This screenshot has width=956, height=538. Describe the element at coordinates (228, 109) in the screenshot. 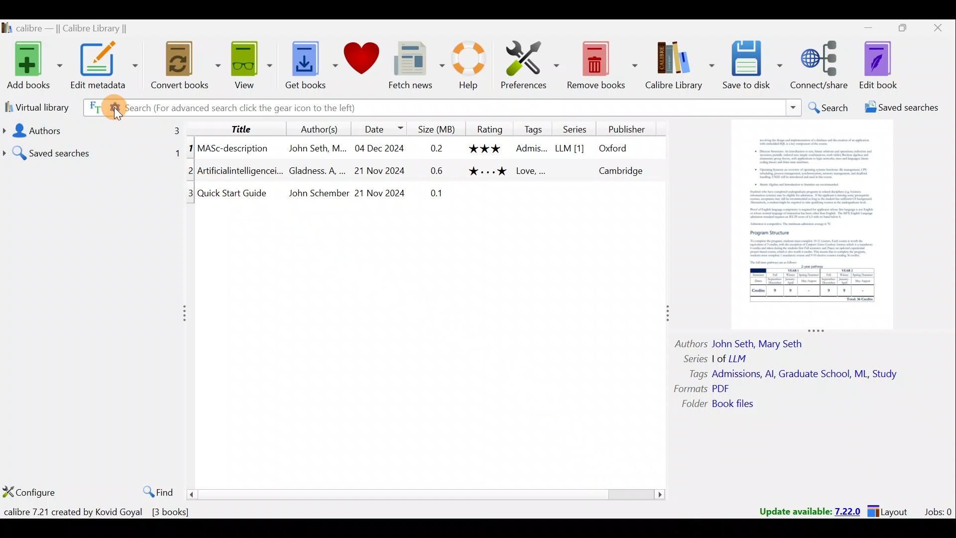

I see `Search (For advanced search click the gear icon to the left)` at that location.